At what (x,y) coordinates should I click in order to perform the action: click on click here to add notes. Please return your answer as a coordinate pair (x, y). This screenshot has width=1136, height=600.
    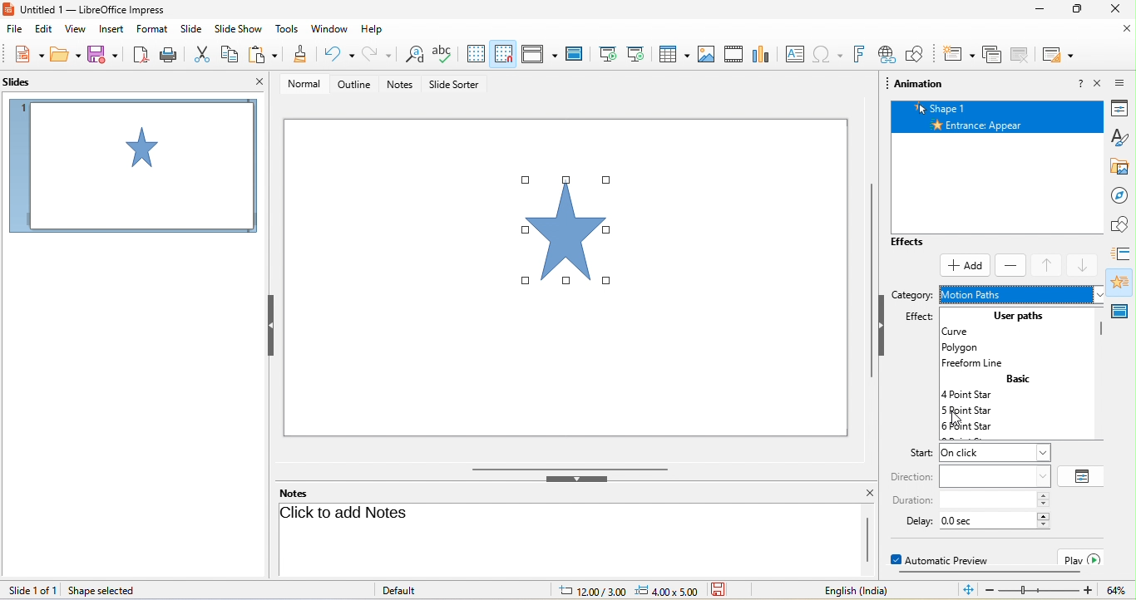
    Looking at the image, I should click on (566, 537).